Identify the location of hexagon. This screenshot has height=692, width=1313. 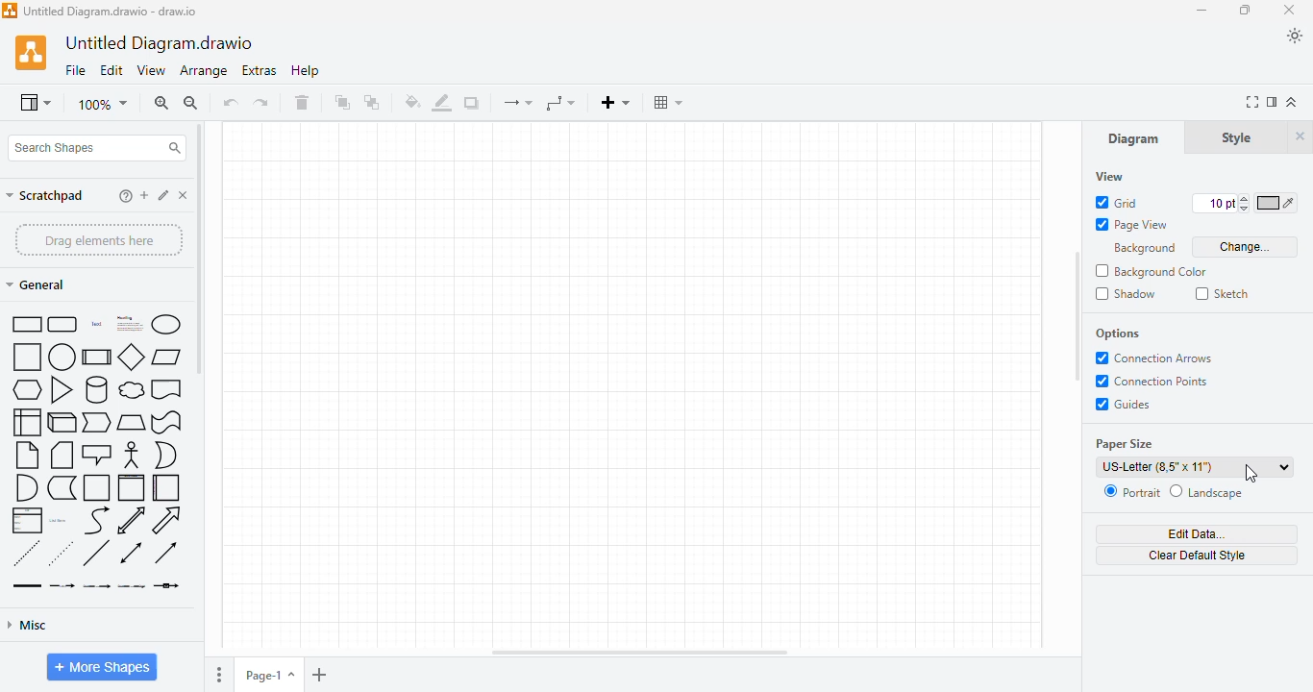
(27, 389).